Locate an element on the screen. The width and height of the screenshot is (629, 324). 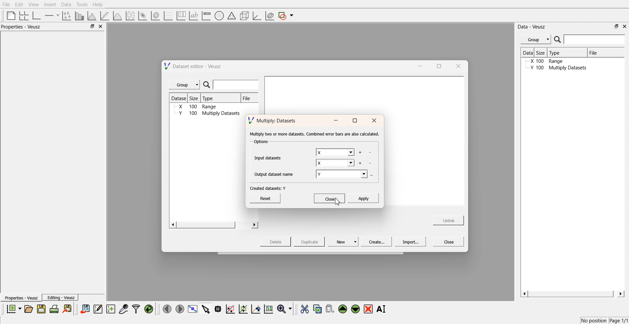
text label is located at coordinates (193, 16).